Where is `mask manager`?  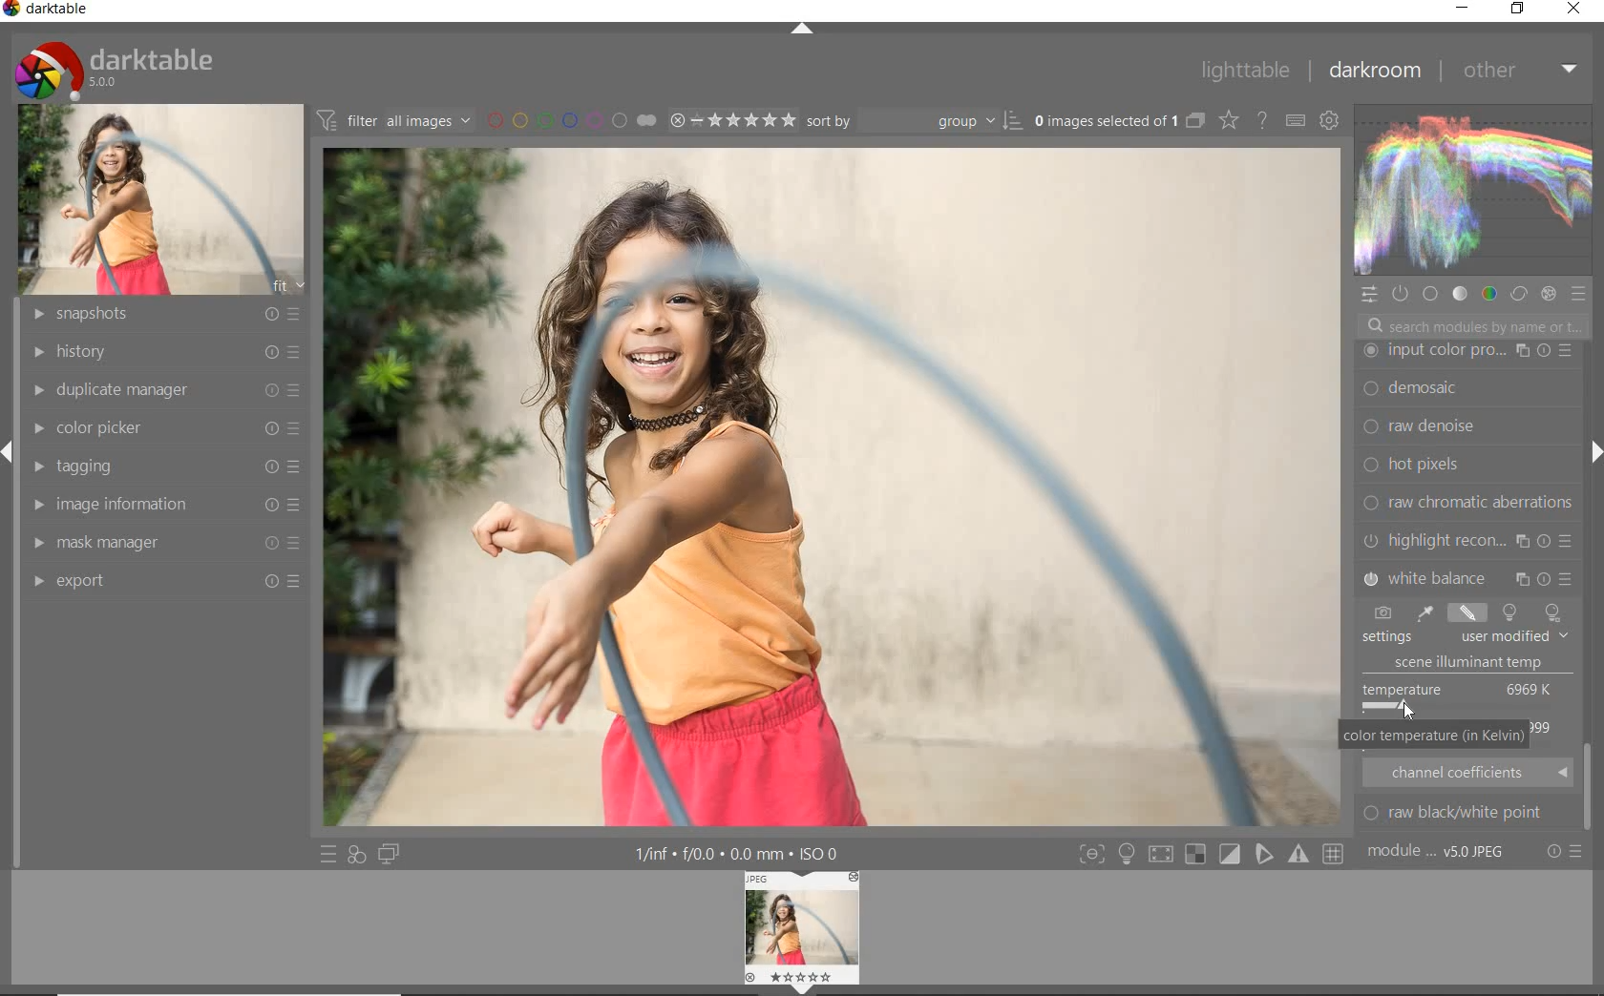
mask manager is located at coordinates (163, 538).